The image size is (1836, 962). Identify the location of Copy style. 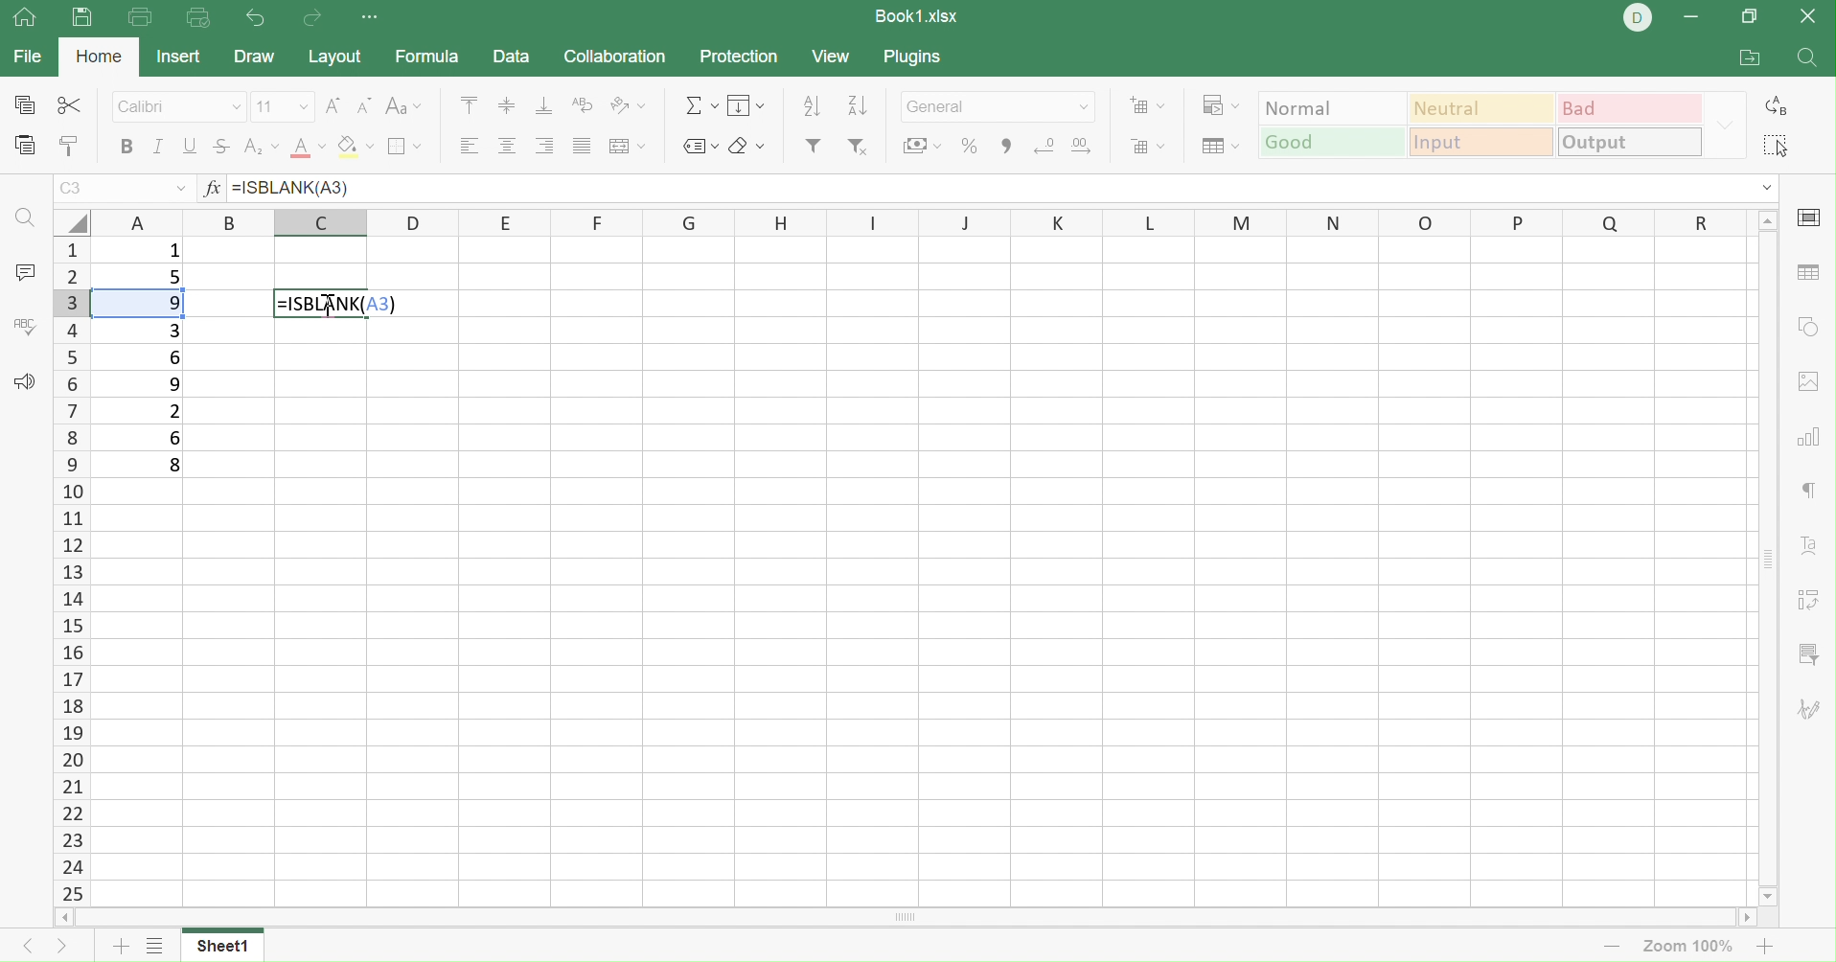
(67, 147).